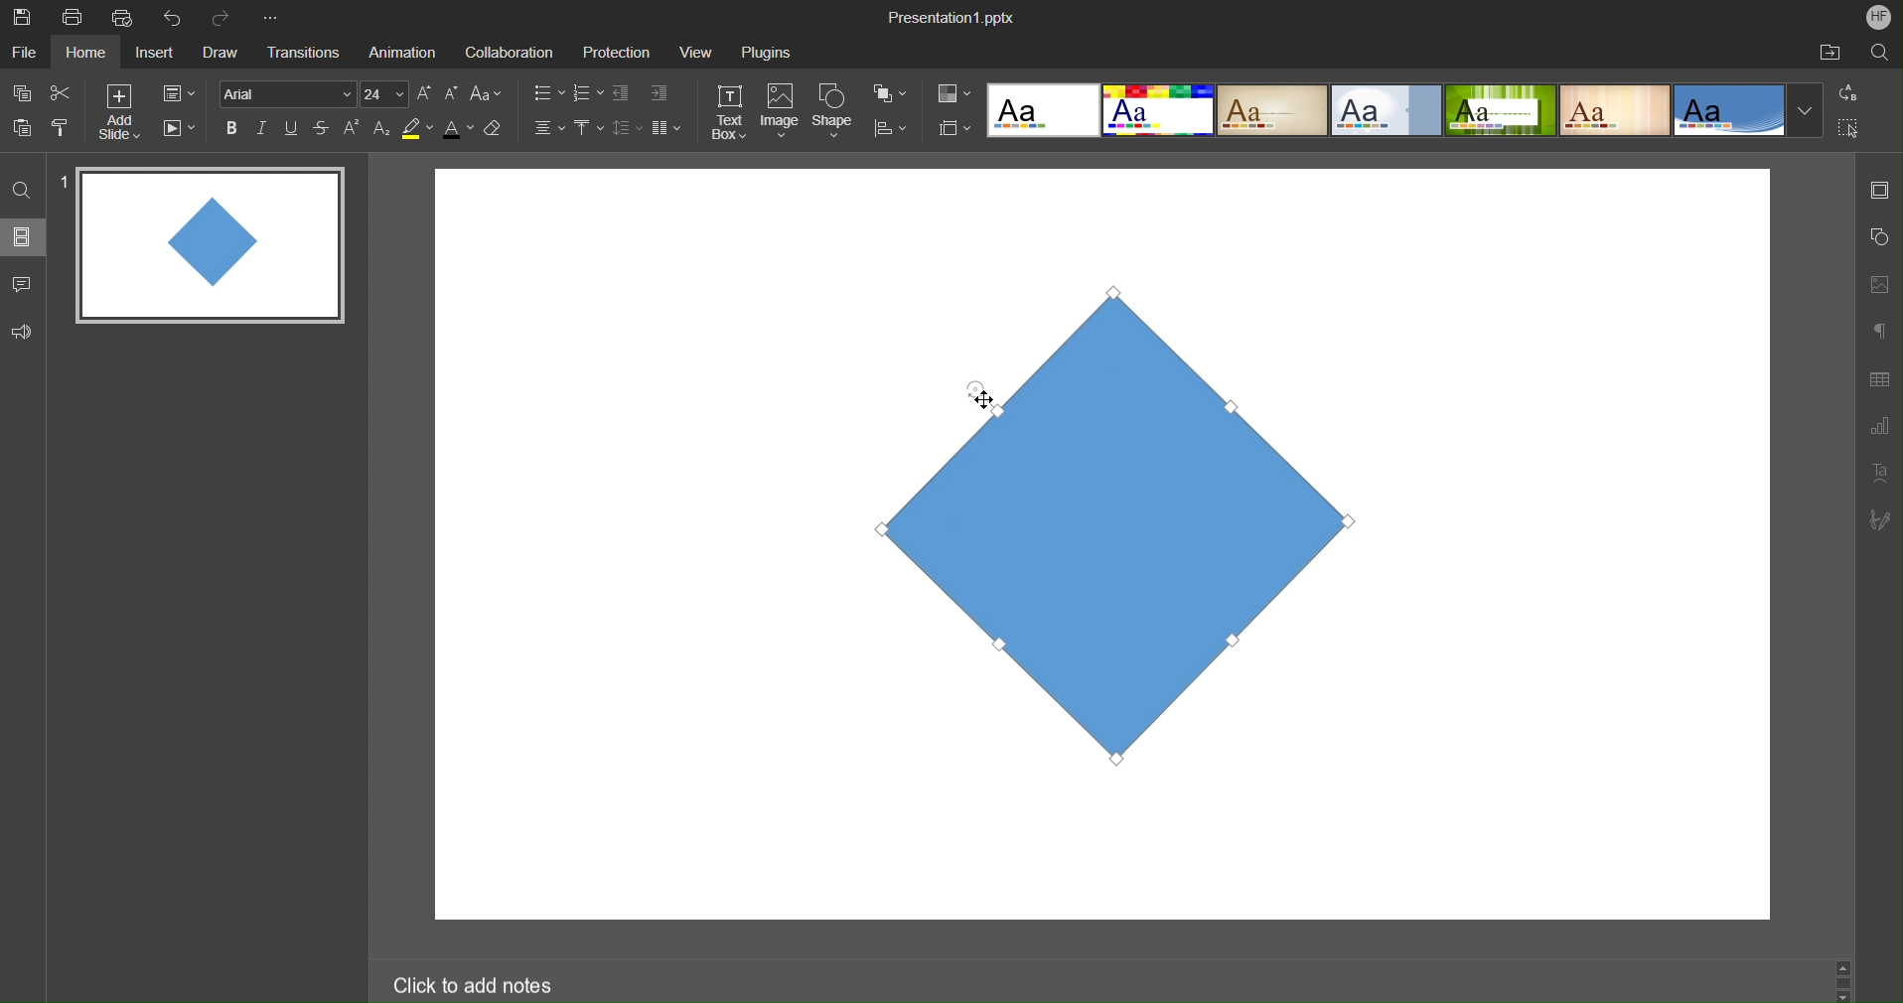 Image resolution: width=1903 pixels, height=1003 pixels. Describe the element at coordinates (172, 14) in the screenshot. I see `Undo` at that location.